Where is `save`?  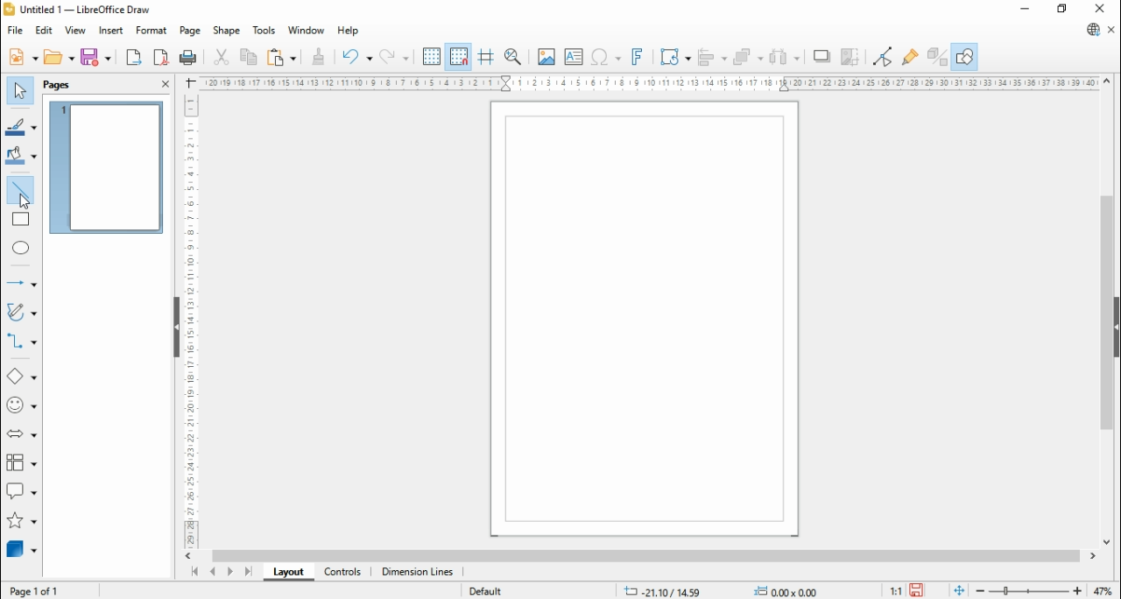 save is located at coordinates (917, 590).